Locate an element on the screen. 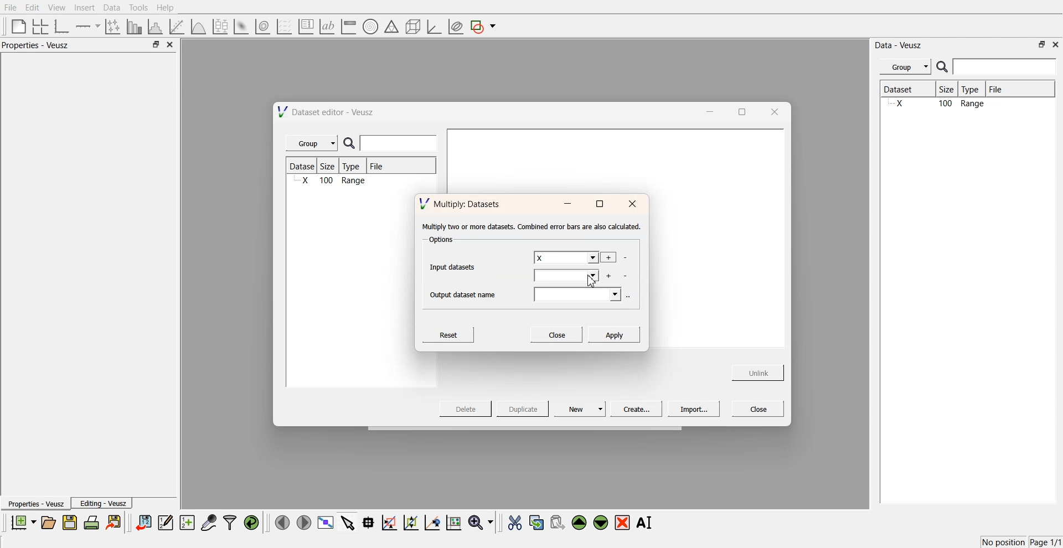 The height and width of the screenshot is (548, 1063). Type is located at coordinates (973, 90).